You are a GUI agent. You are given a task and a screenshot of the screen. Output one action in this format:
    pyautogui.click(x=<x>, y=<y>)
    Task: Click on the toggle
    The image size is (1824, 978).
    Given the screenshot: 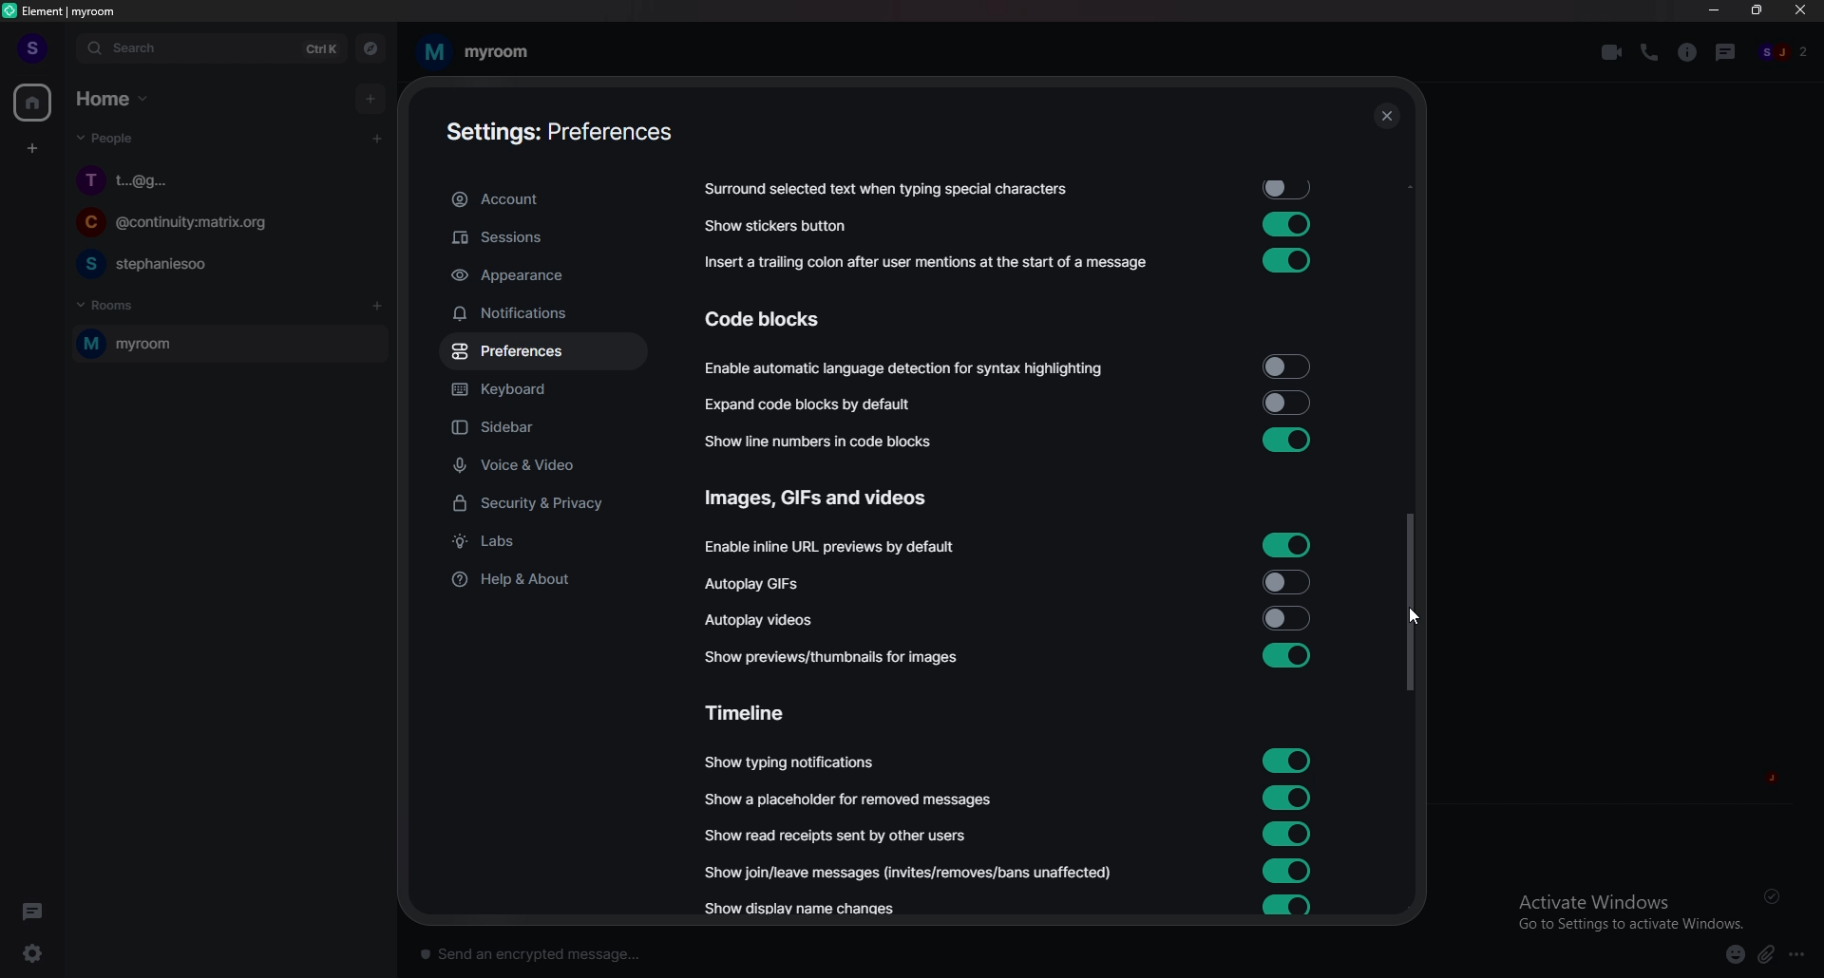 What is the action you would take?
    pyautogui.click(x=1284, y=834)
    